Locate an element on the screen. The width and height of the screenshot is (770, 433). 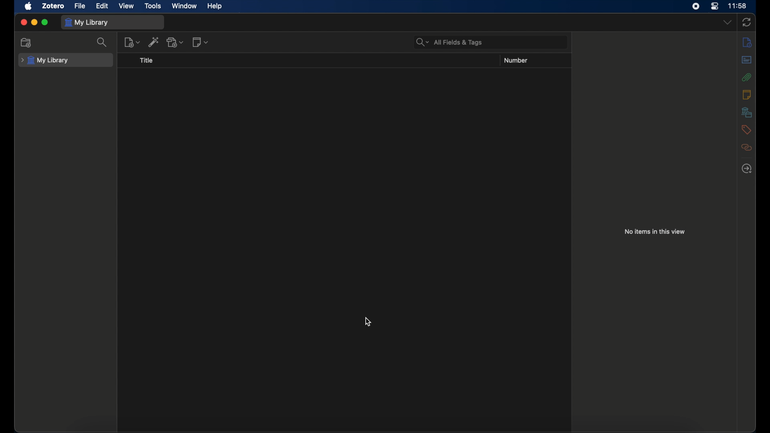
locate is located at coordinates (746, 169).